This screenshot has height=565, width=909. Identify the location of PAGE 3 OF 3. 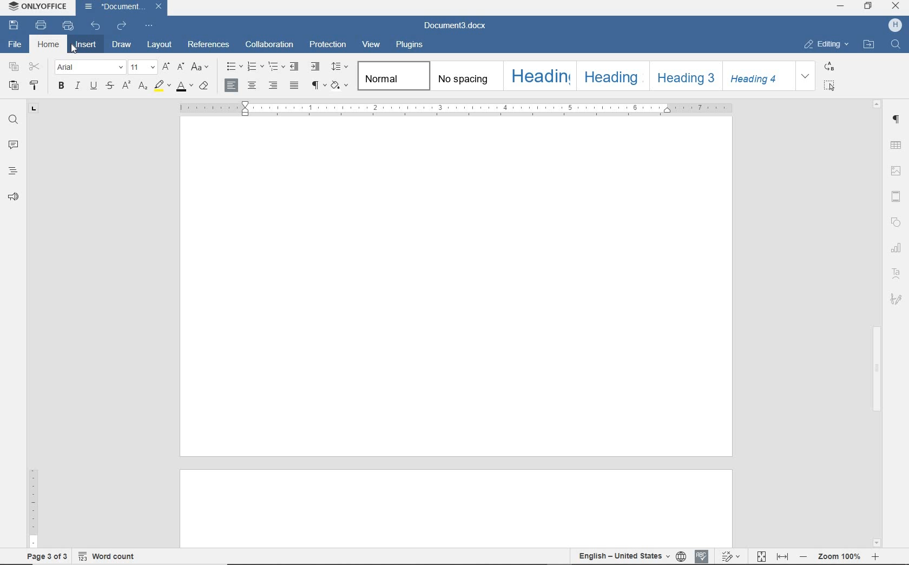
(45, 555).